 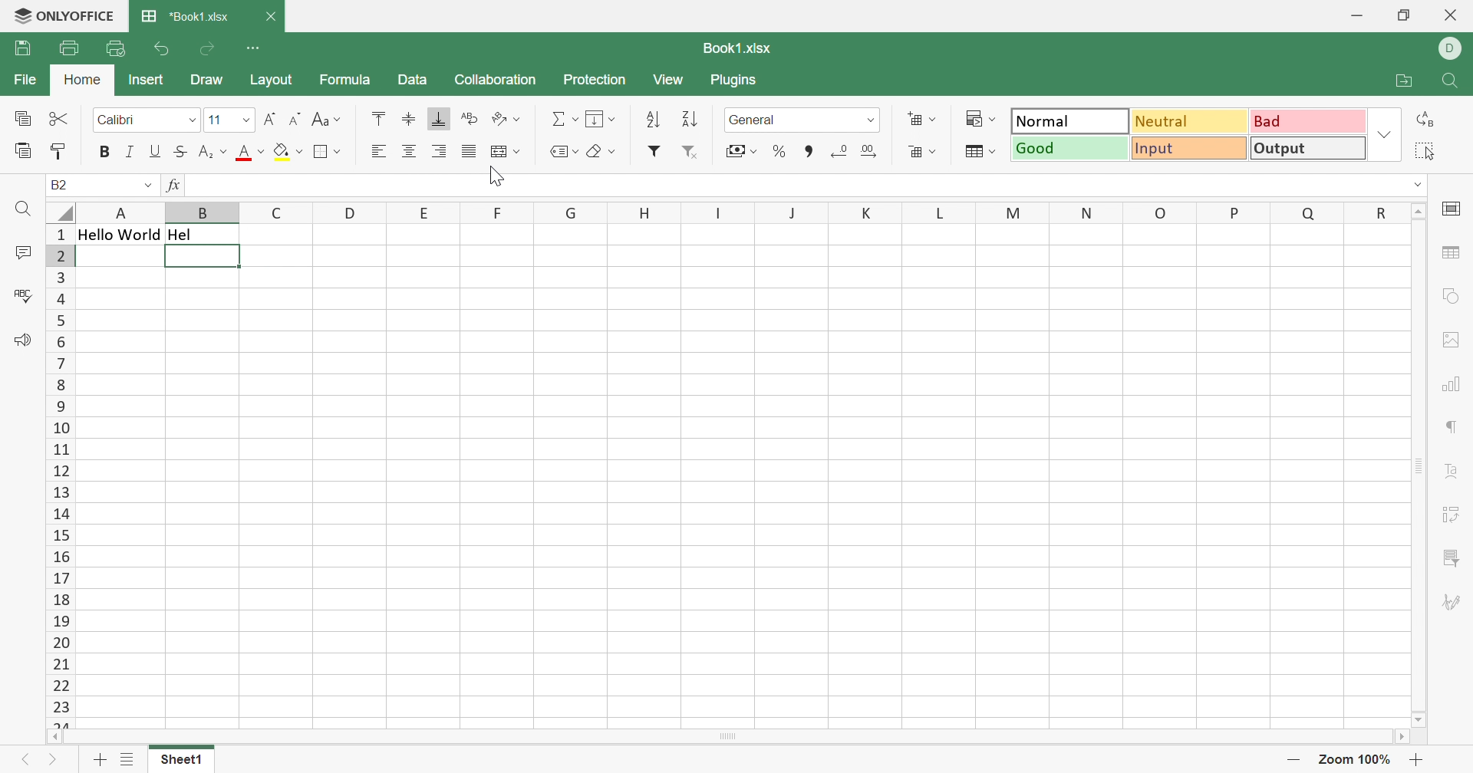 I want to click on Table settings, so click(x=1453, y=255).